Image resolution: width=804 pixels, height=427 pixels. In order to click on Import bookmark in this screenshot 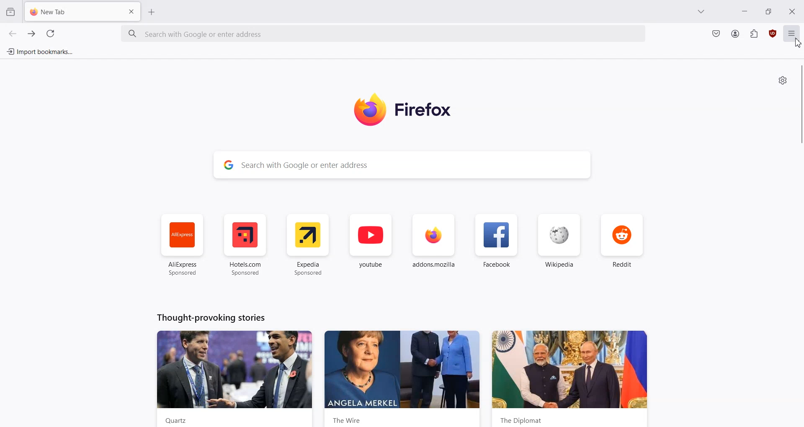, I will do `click(39, 50)`.